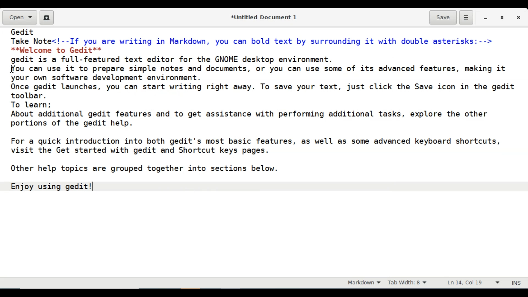 Image resolution: width=528 pixels, height=297 pixels. I want to click on Close, so click(519, 17).